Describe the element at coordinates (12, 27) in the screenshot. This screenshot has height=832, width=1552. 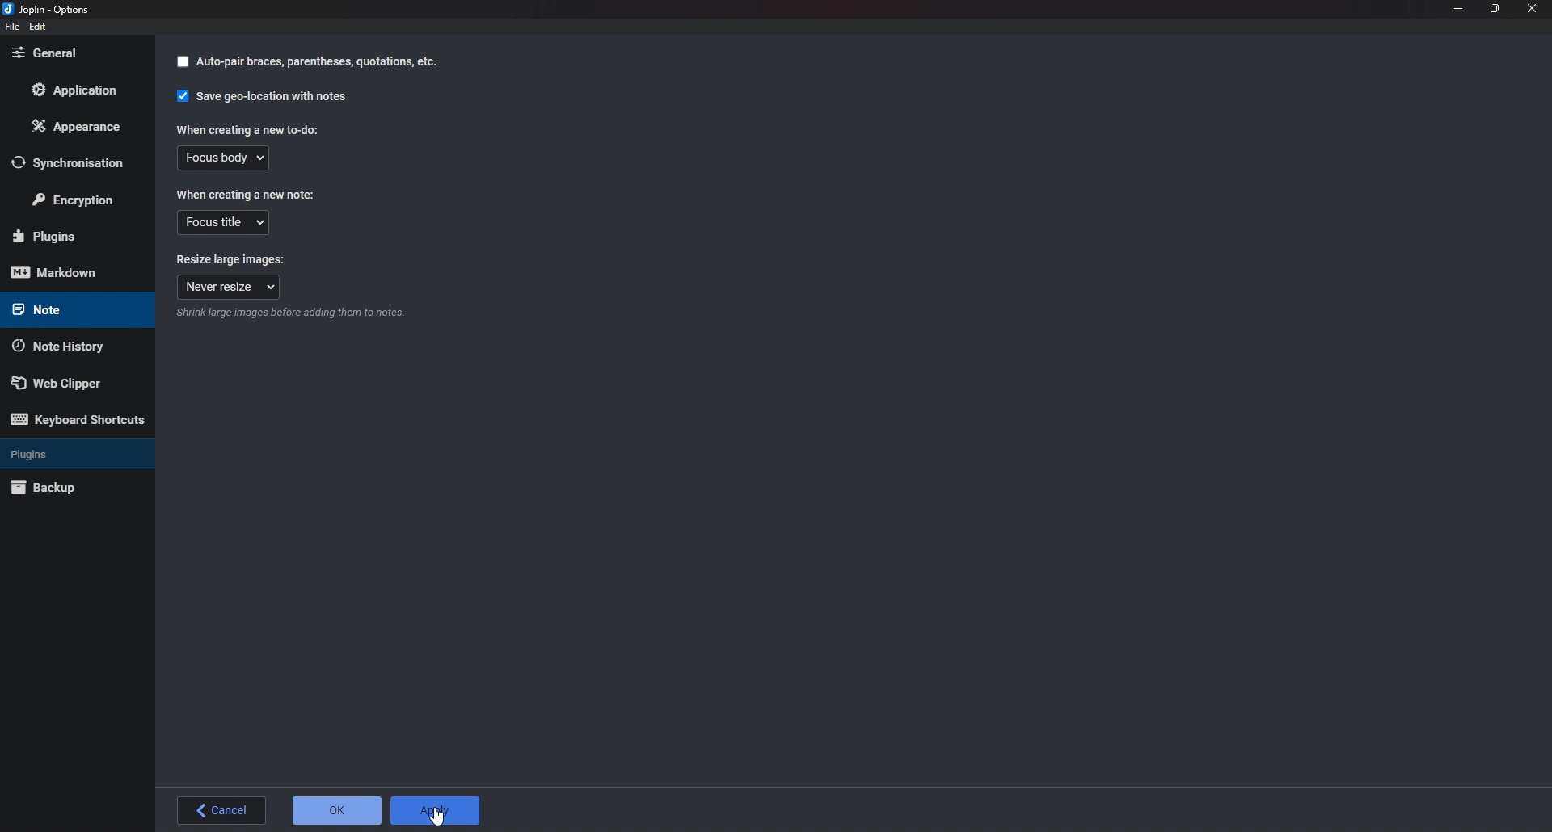
I see `File` at that location.